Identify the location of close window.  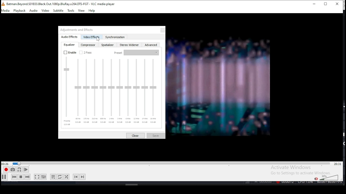
(337, 4).